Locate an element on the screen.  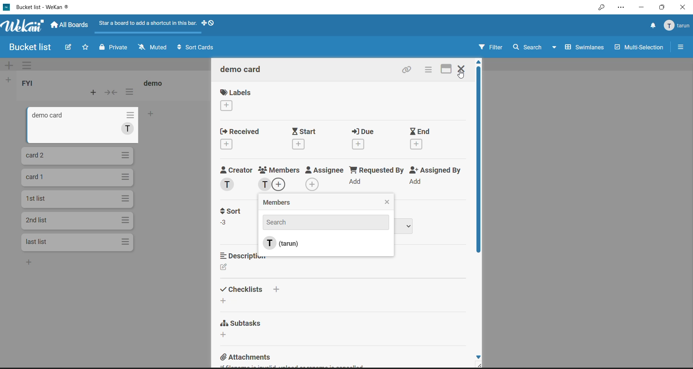
board view is located at coordinates (578, 48).